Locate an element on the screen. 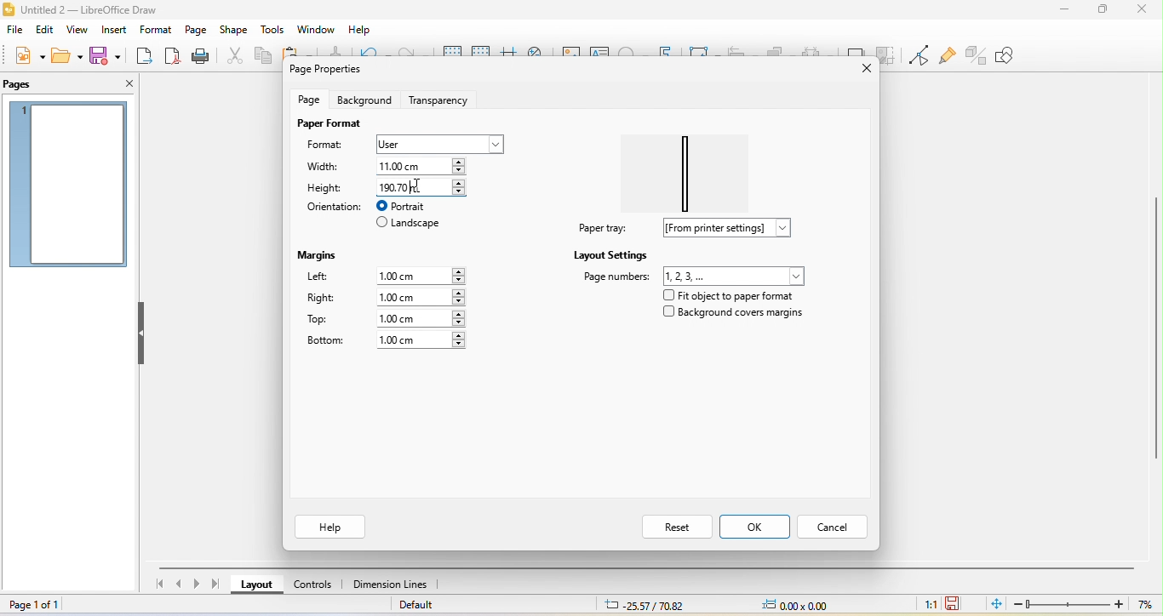 This screenshot has height=616, width=1163. ok is located at coordinates (756, 527).